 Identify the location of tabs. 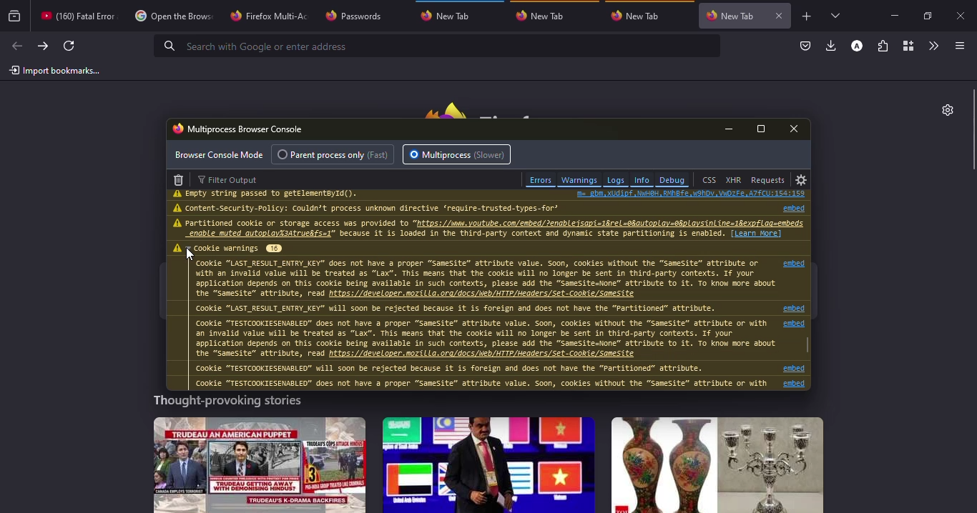
(835, 16).